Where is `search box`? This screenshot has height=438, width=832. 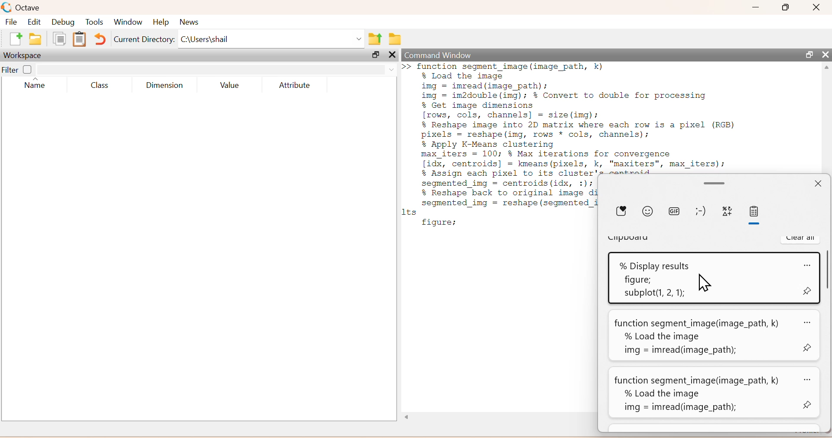 search box is located at coordinates (210, 69).